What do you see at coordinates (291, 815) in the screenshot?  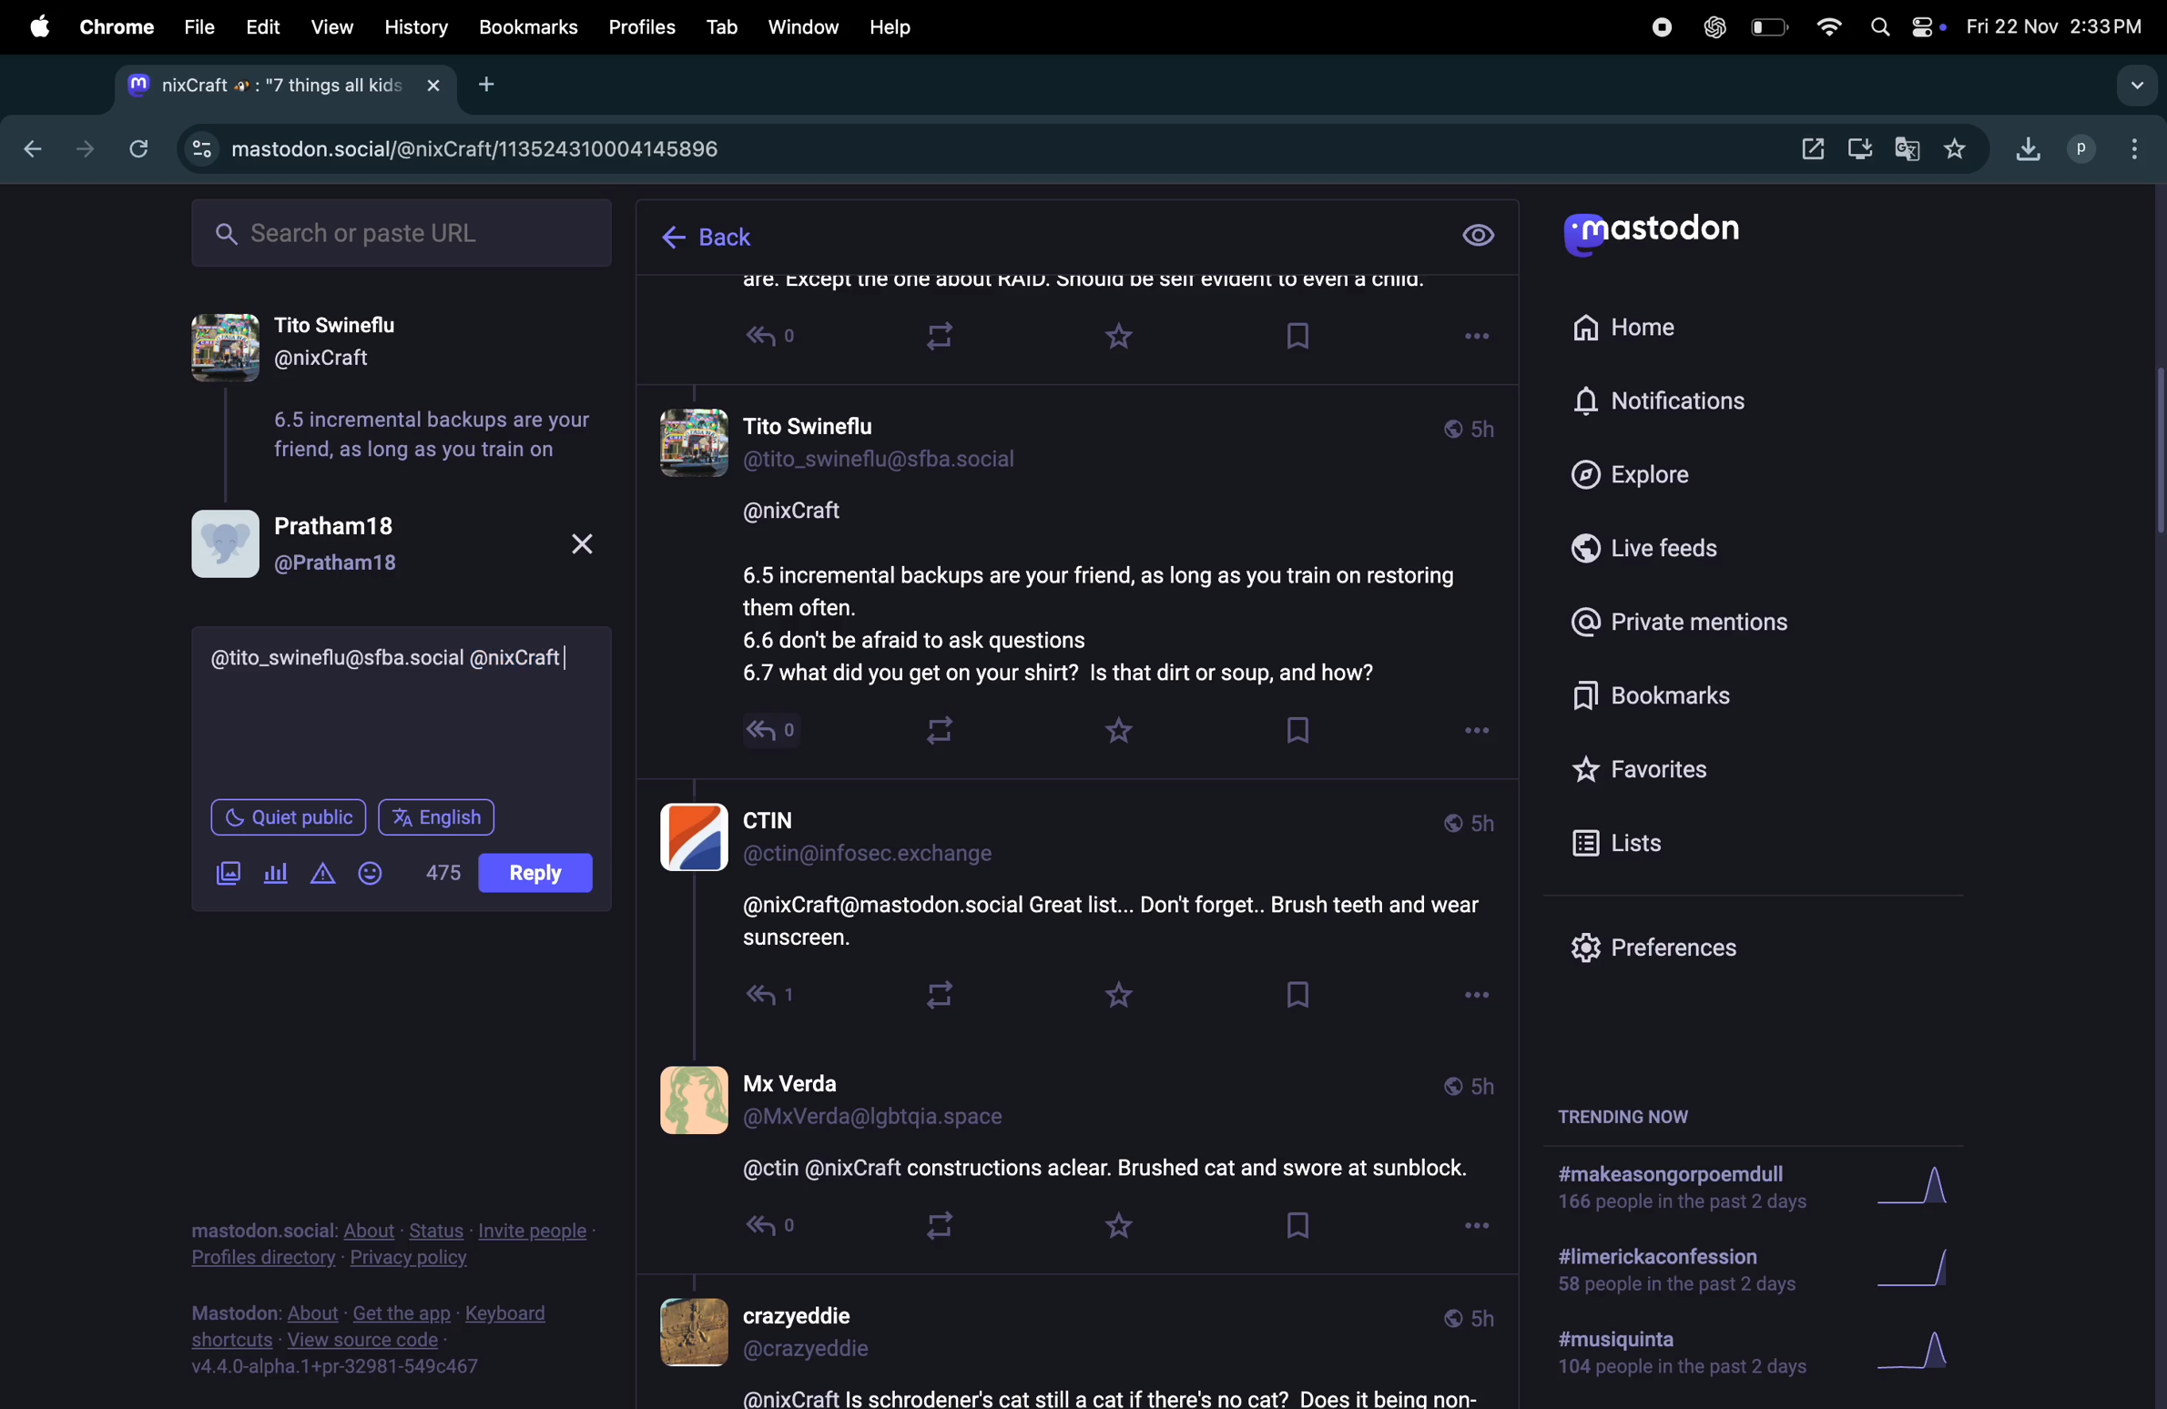 I see `quiet public` at bounding box center [291, 815].